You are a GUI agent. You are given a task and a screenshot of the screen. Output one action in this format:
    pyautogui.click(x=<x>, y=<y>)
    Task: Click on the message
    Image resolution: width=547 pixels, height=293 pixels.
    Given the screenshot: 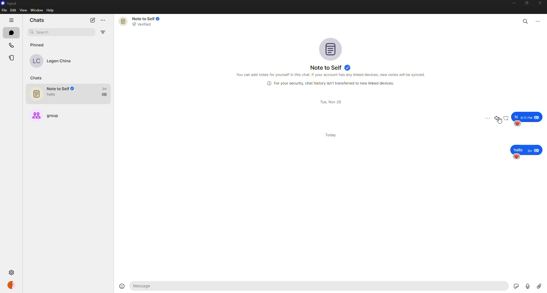 What is the action you would take?
    pyautogui.click(x=527, y=116)
    